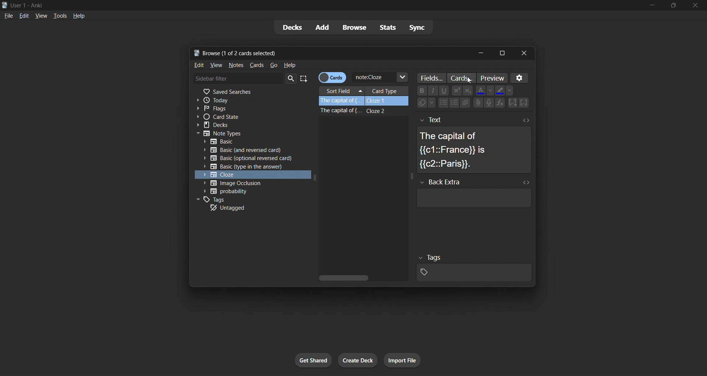  I want to click on maximize, so click(502, 53).